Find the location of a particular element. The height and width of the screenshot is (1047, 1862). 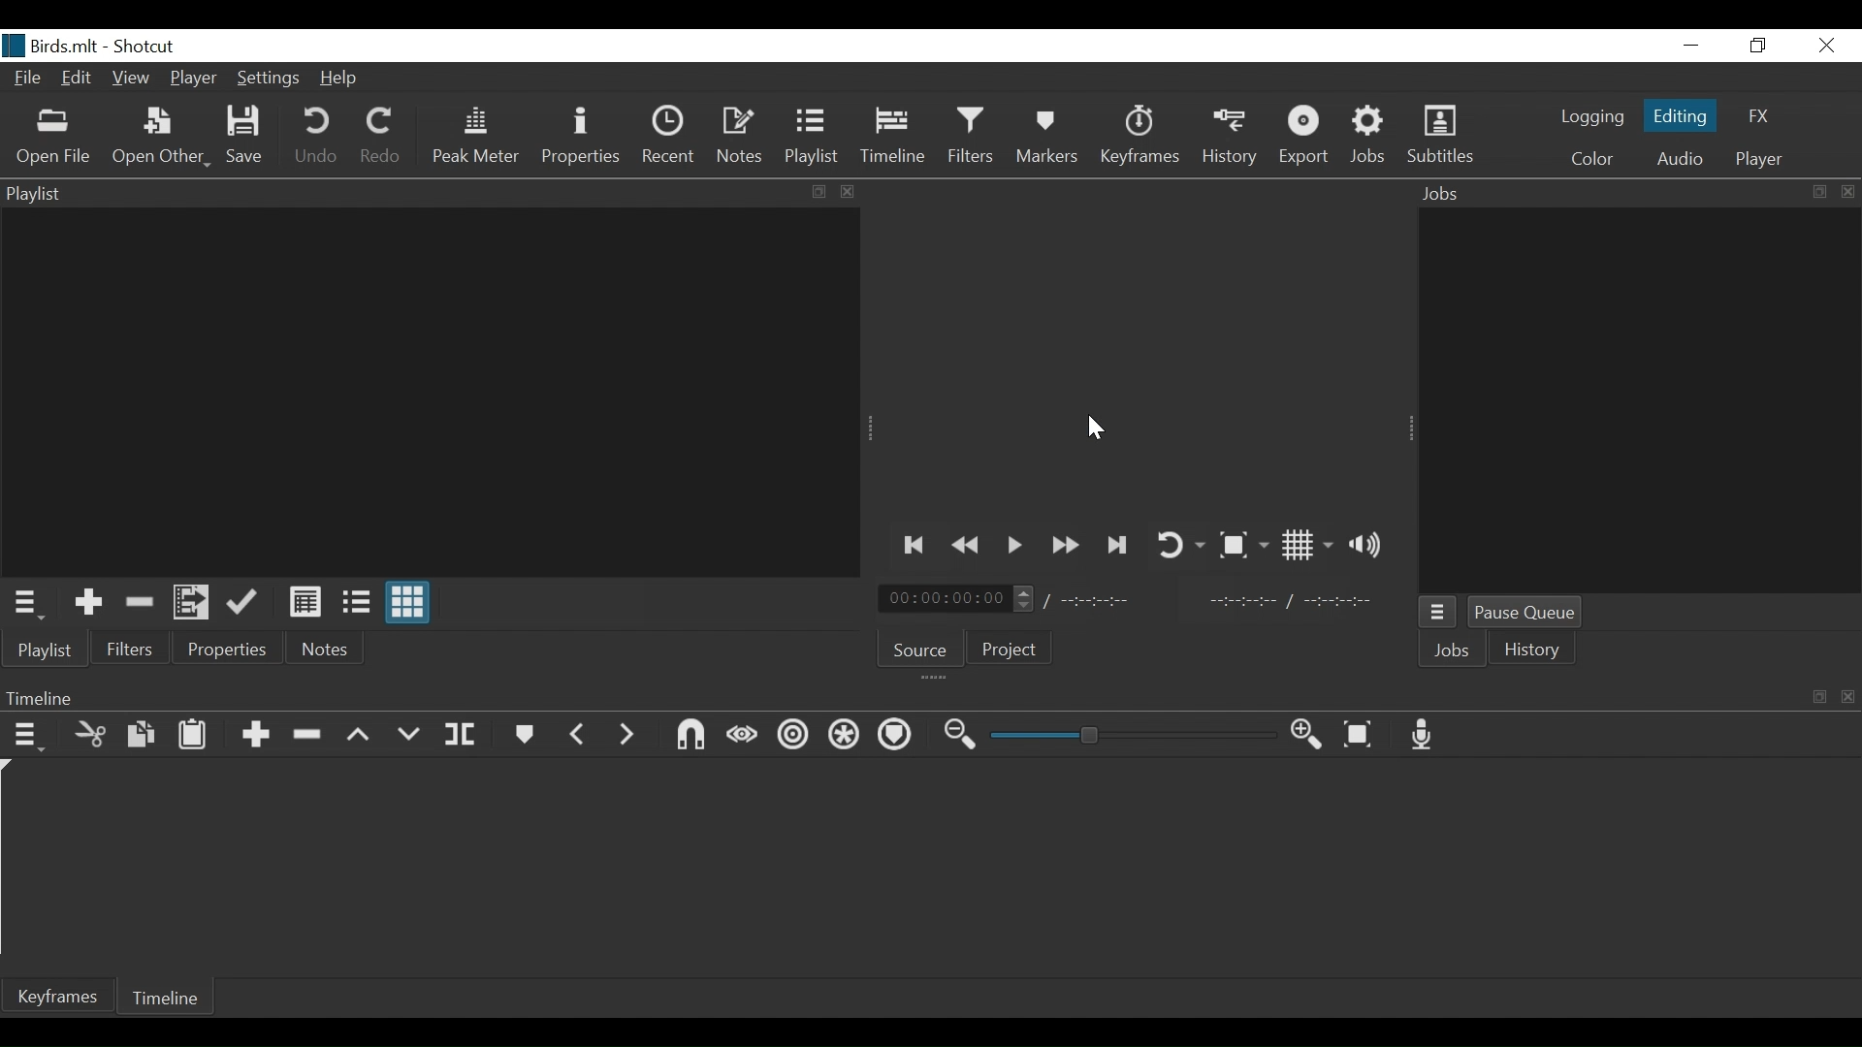

Lift is located at coordinates (360, 736).